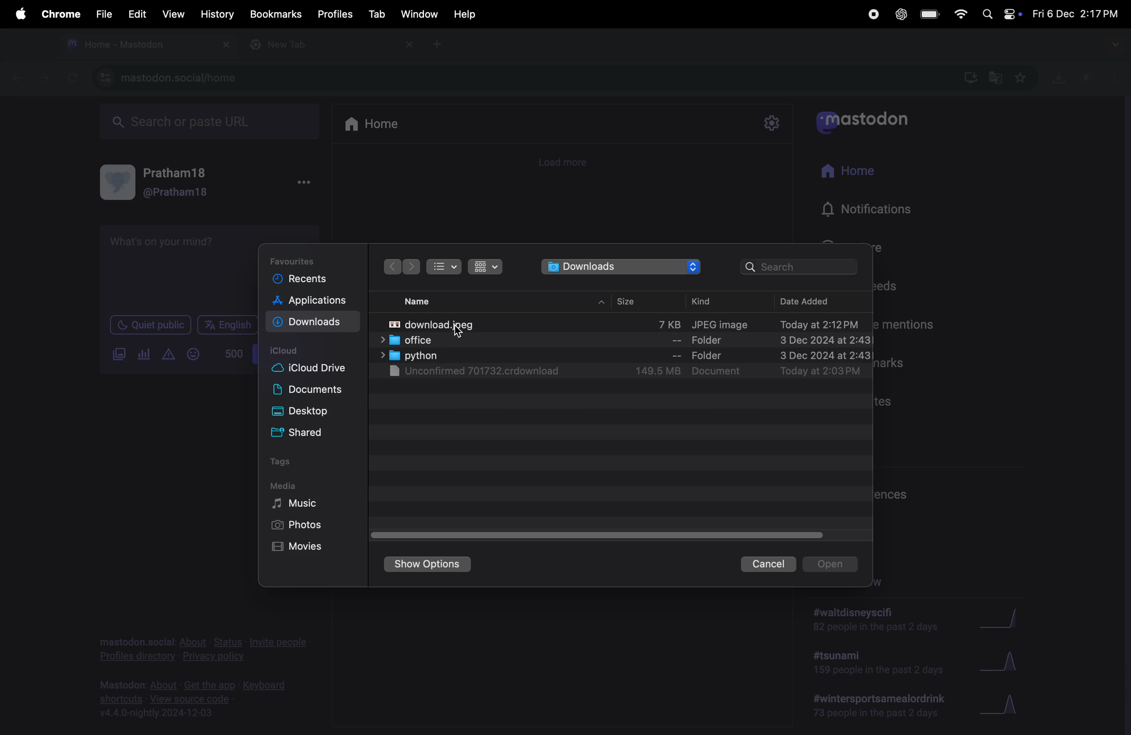 The image size is (1131, 735). Describe the element at coordinates (104, 15) in the screenshot. I see `file` at that location.